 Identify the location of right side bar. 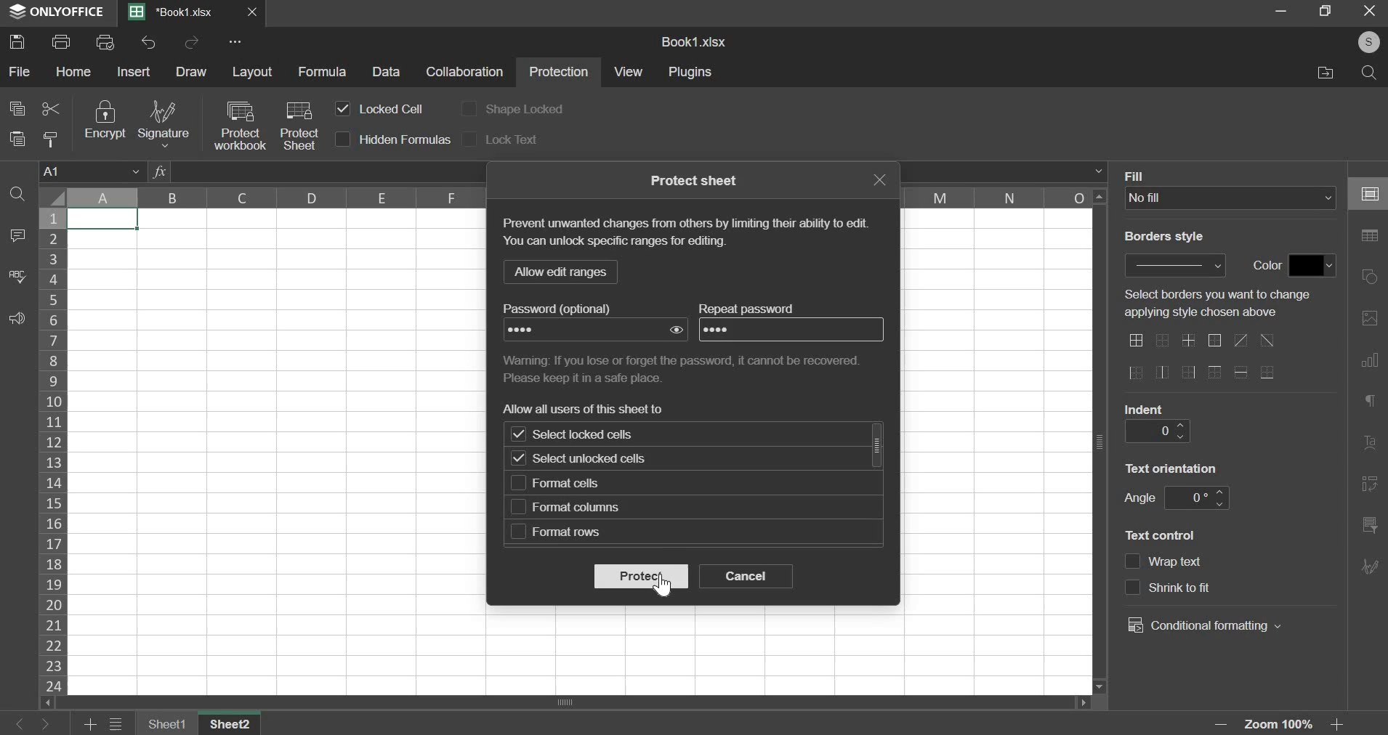
(1371, 236).